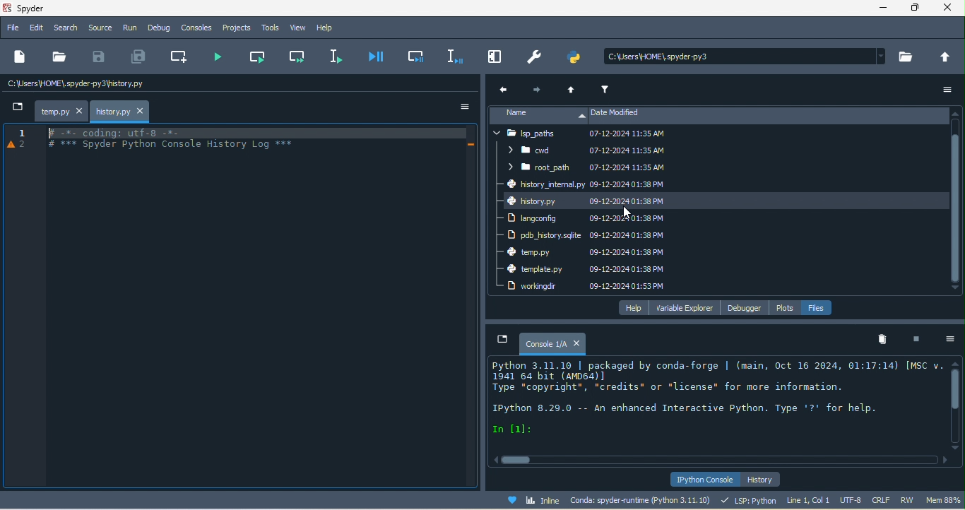 The height and width of the screenshot is (510, 965). What do you see at coordinates (274, 27) in the screenshot?
I see `tools` at bounding box center [274, 27].